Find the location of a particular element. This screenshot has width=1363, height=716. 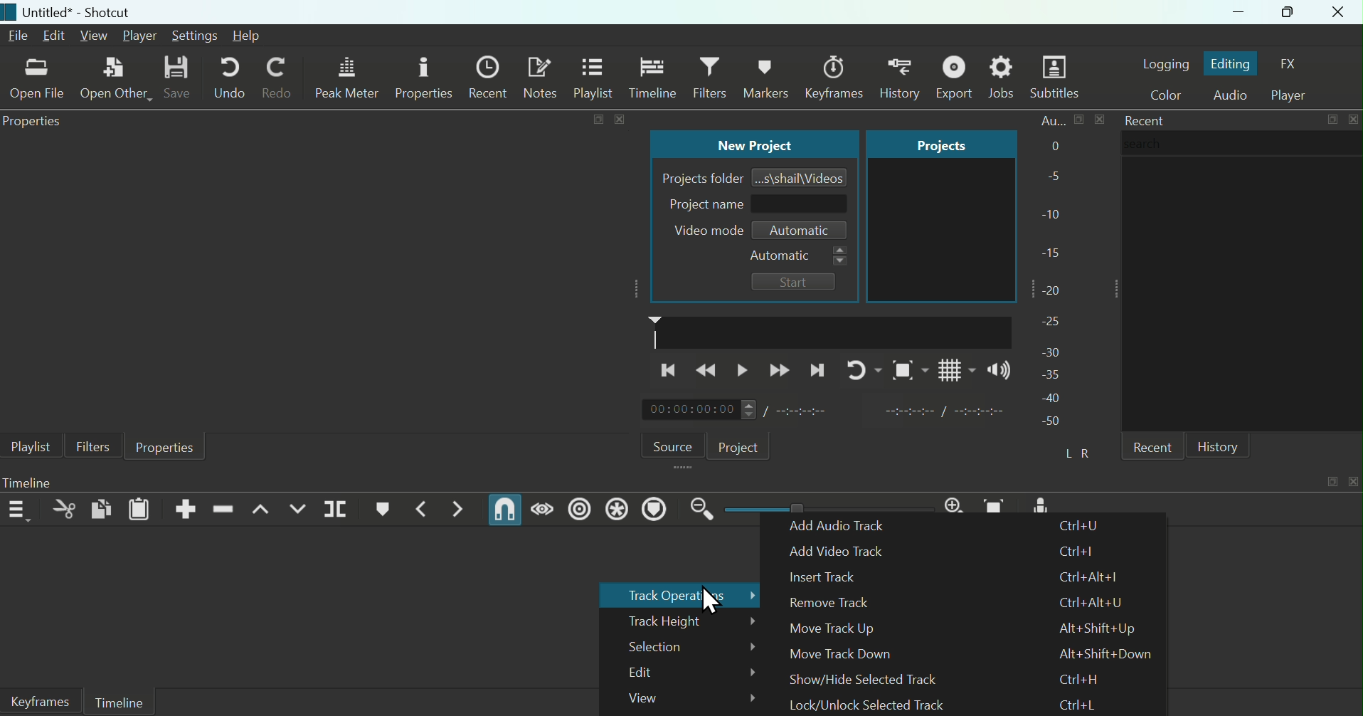

expand is located at coordinates (1330, 482).